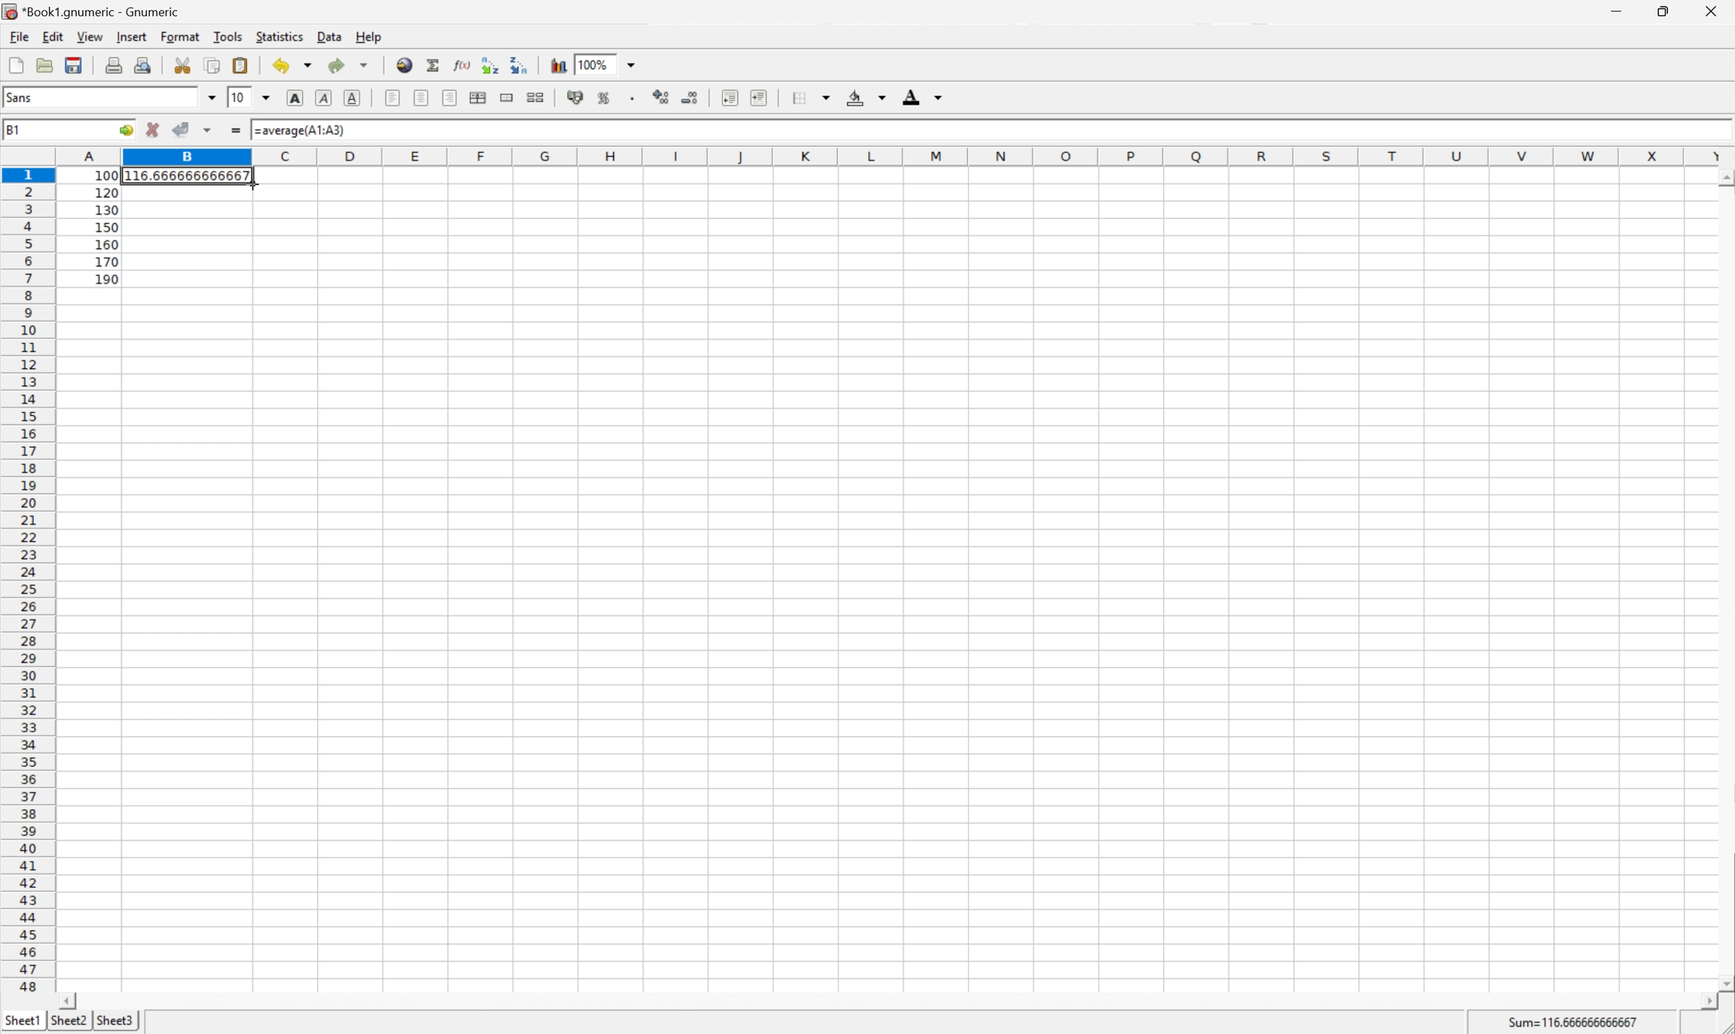 Image resolution: width=1735 pixels, height=1034 pixels. What do you see at coordinates (72, 998) in the screenshot?
I see `Scroll Left` at bounding box center [72, 998].